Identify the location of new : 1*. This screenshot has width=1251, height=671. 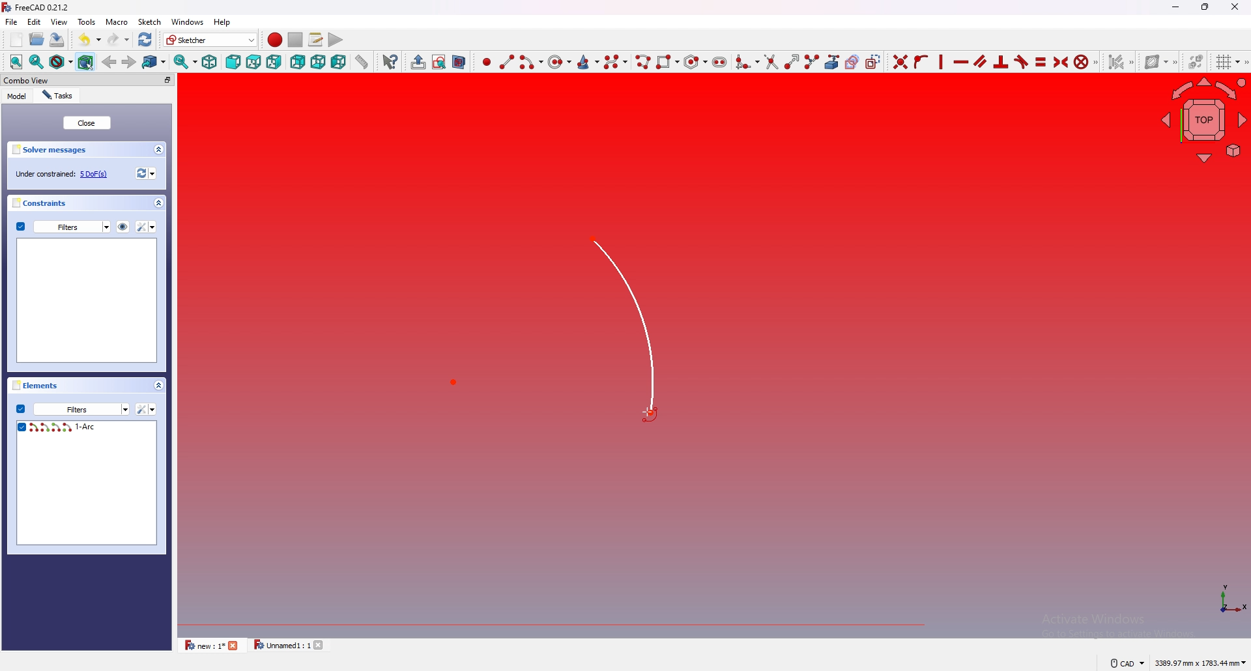
(203, 645).